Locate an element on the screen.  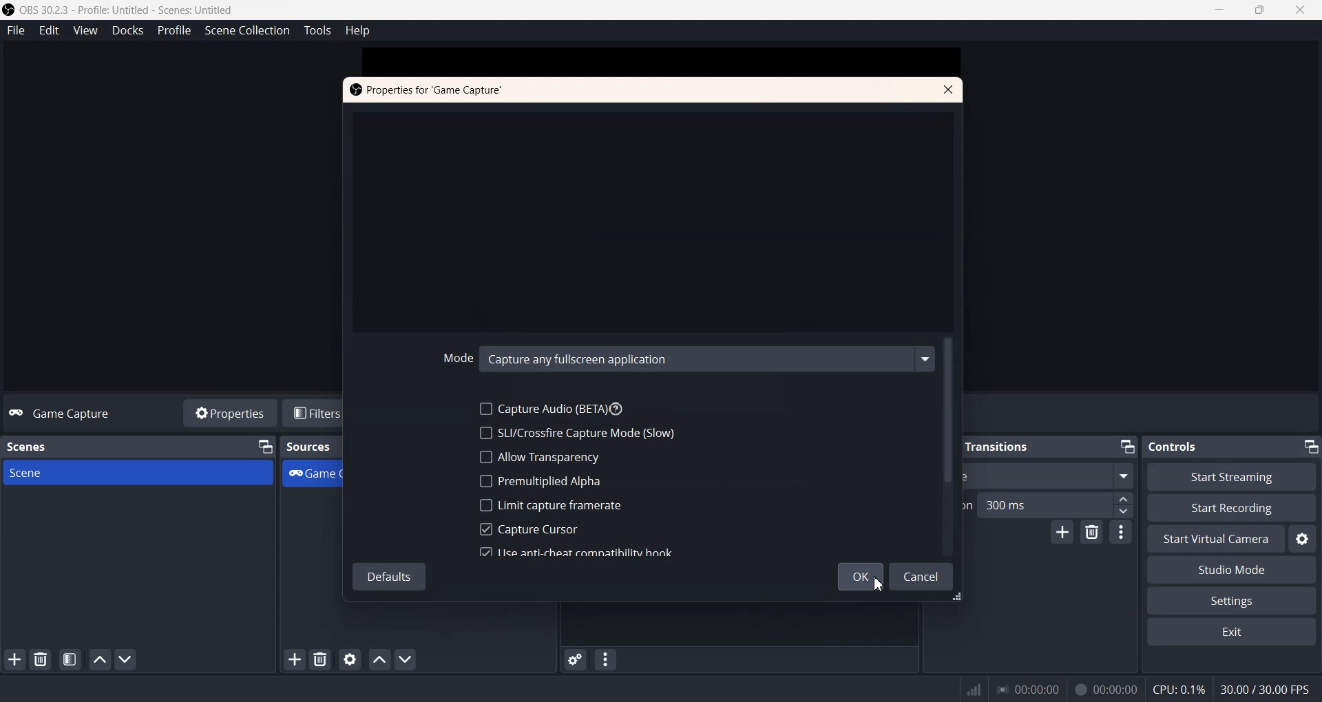
Capture Cursor is located at coordinates (531, 529).